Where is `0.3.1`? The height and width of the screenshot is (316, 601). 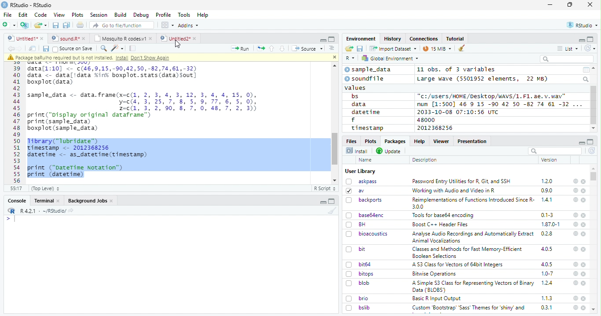 0.3.1 is located at coordinates (546, 307).